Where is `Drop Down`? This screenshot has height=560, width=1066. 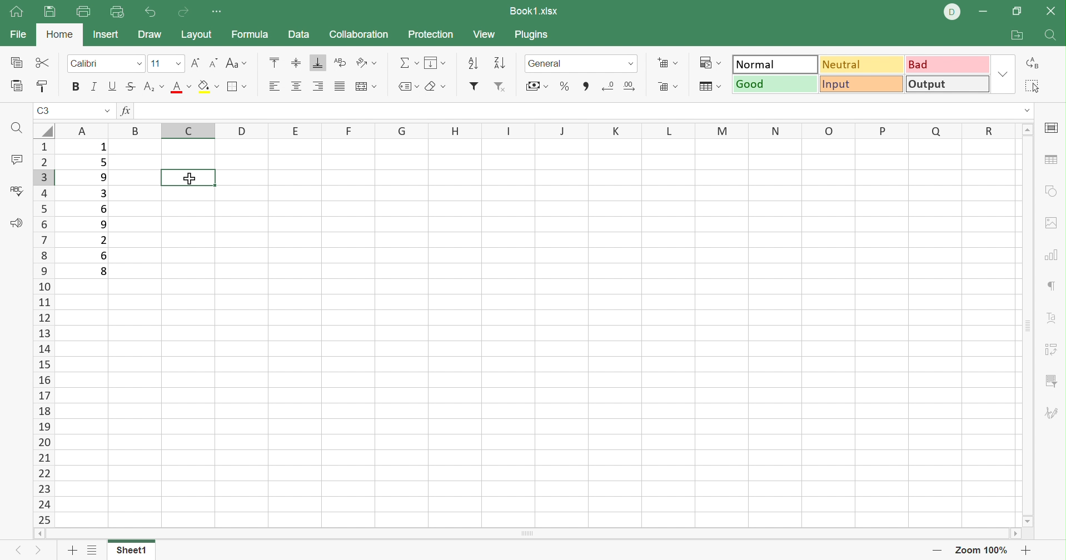
Drop Down is located at coordinates (106, 112).